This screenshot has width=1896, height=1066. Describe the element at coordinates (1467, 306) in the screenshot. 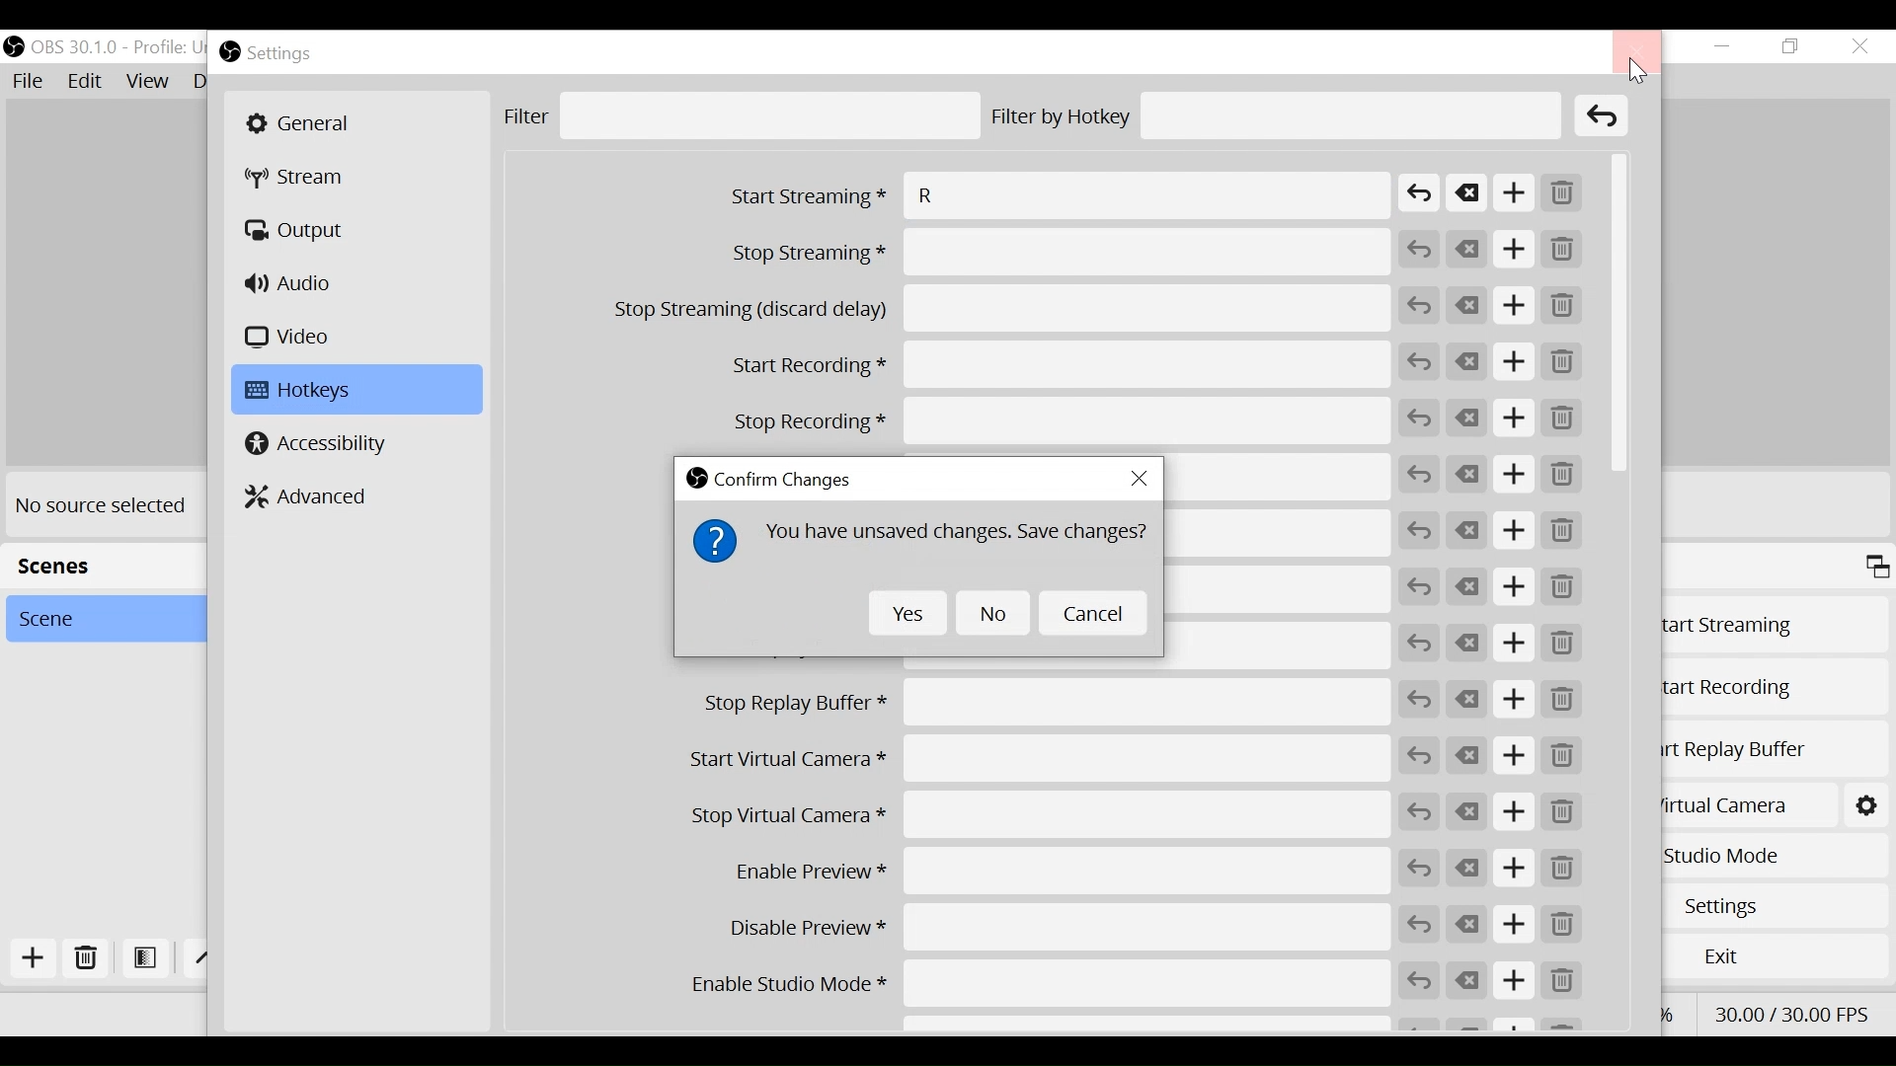

I see `Clear` at that location.